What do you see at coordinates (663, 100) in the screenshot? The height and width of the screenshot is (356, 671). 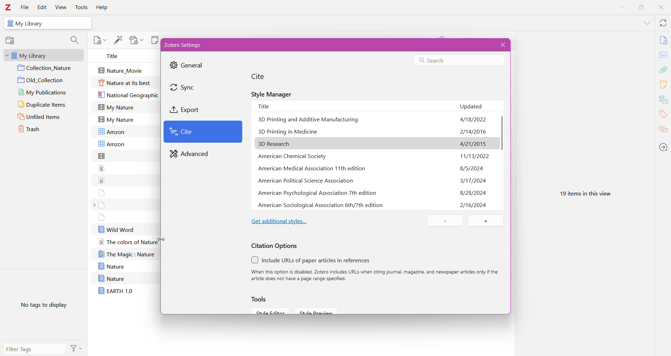 I see `Libraries and Collections` at bounding box center [663, 100].